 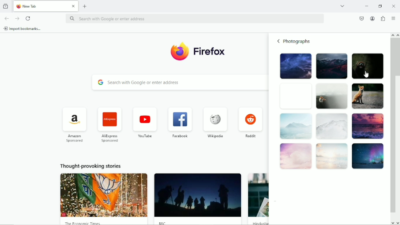 I want to click on Photograph, so click(x=295, y=66).